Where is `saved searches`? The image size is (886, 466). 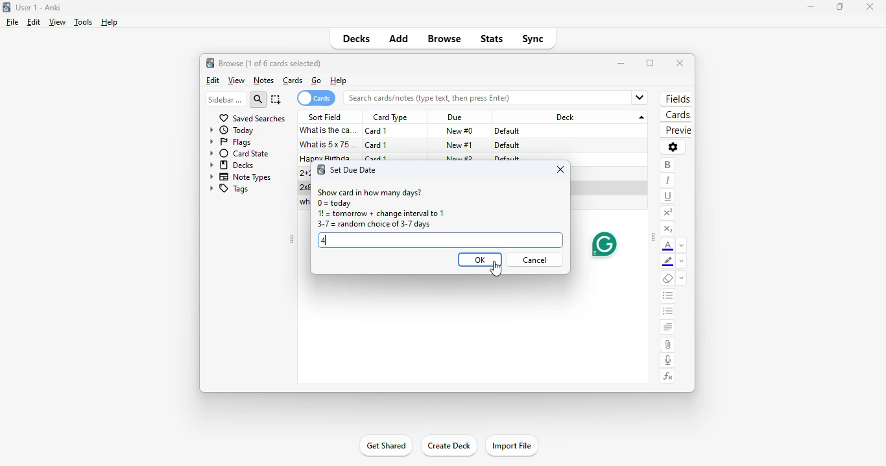
saved searches is located at coordinates (252, 118).